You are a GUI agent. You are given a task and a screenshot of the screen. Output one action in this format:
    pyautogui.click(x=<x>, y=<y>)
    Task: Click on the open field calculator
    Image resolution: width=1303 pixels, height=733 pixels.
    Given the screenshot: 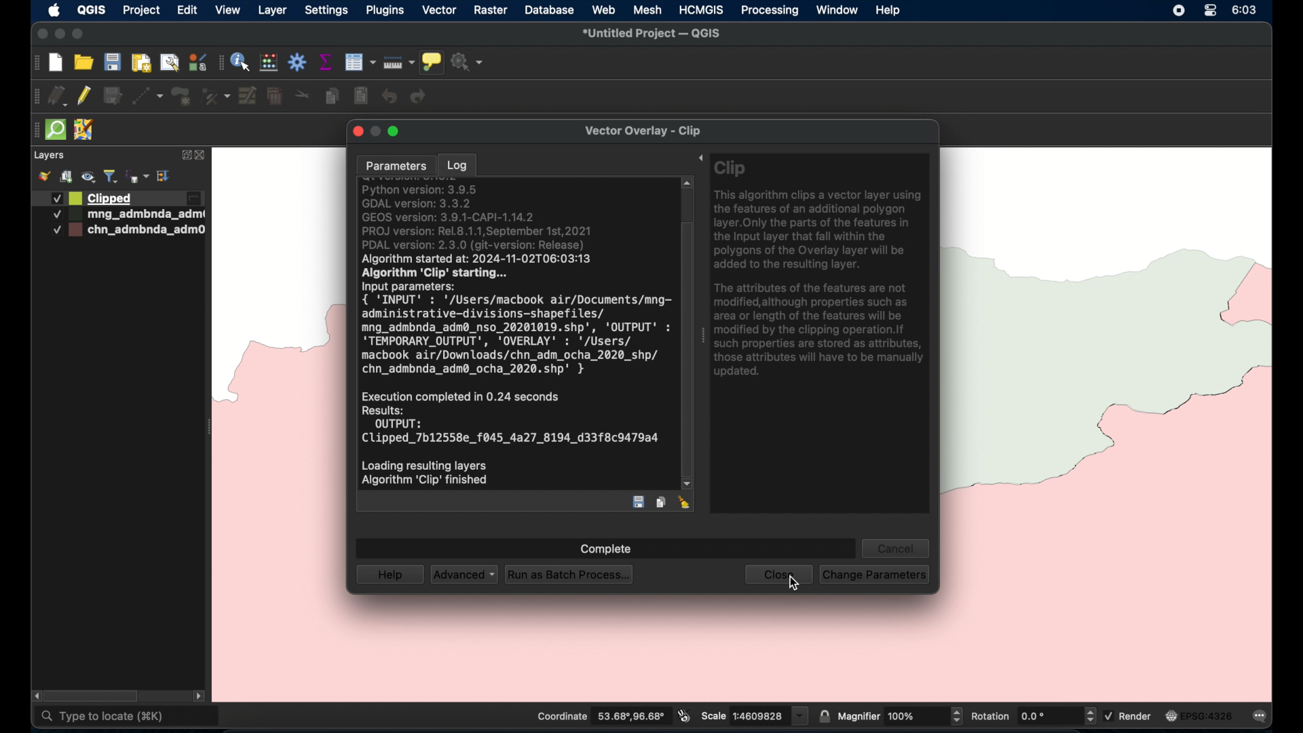 What is the action you would take?
    pyautogui.click(x=269, y=63)
    